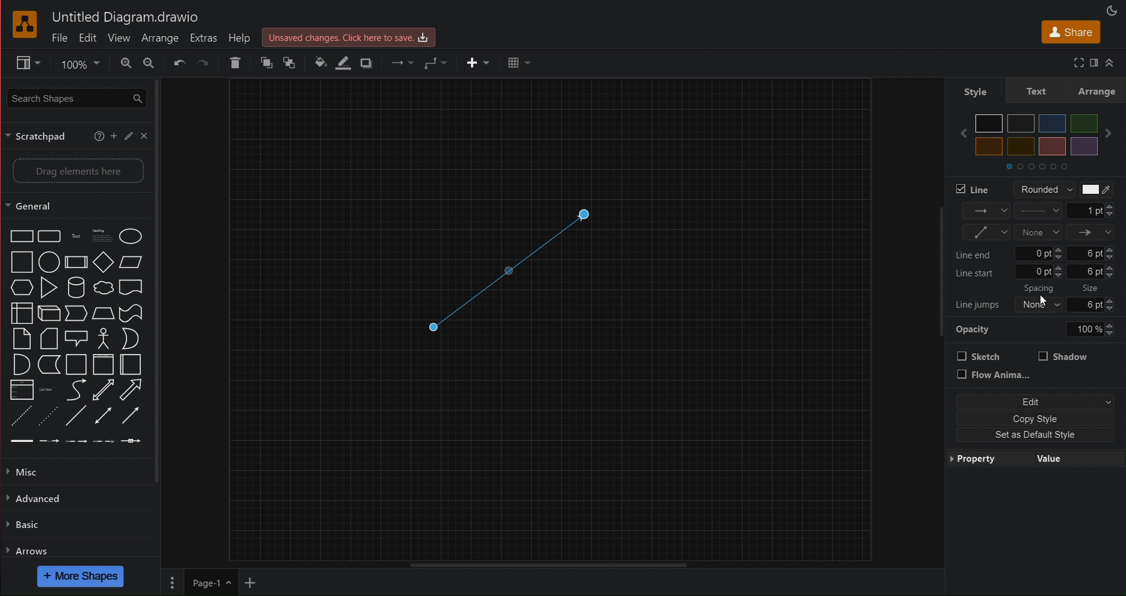 This screenshot has height=596, width=1126. What do you see at coordinates (88, 38) in the screenshot?
I see `Edit` at bounding box center [88, 38].